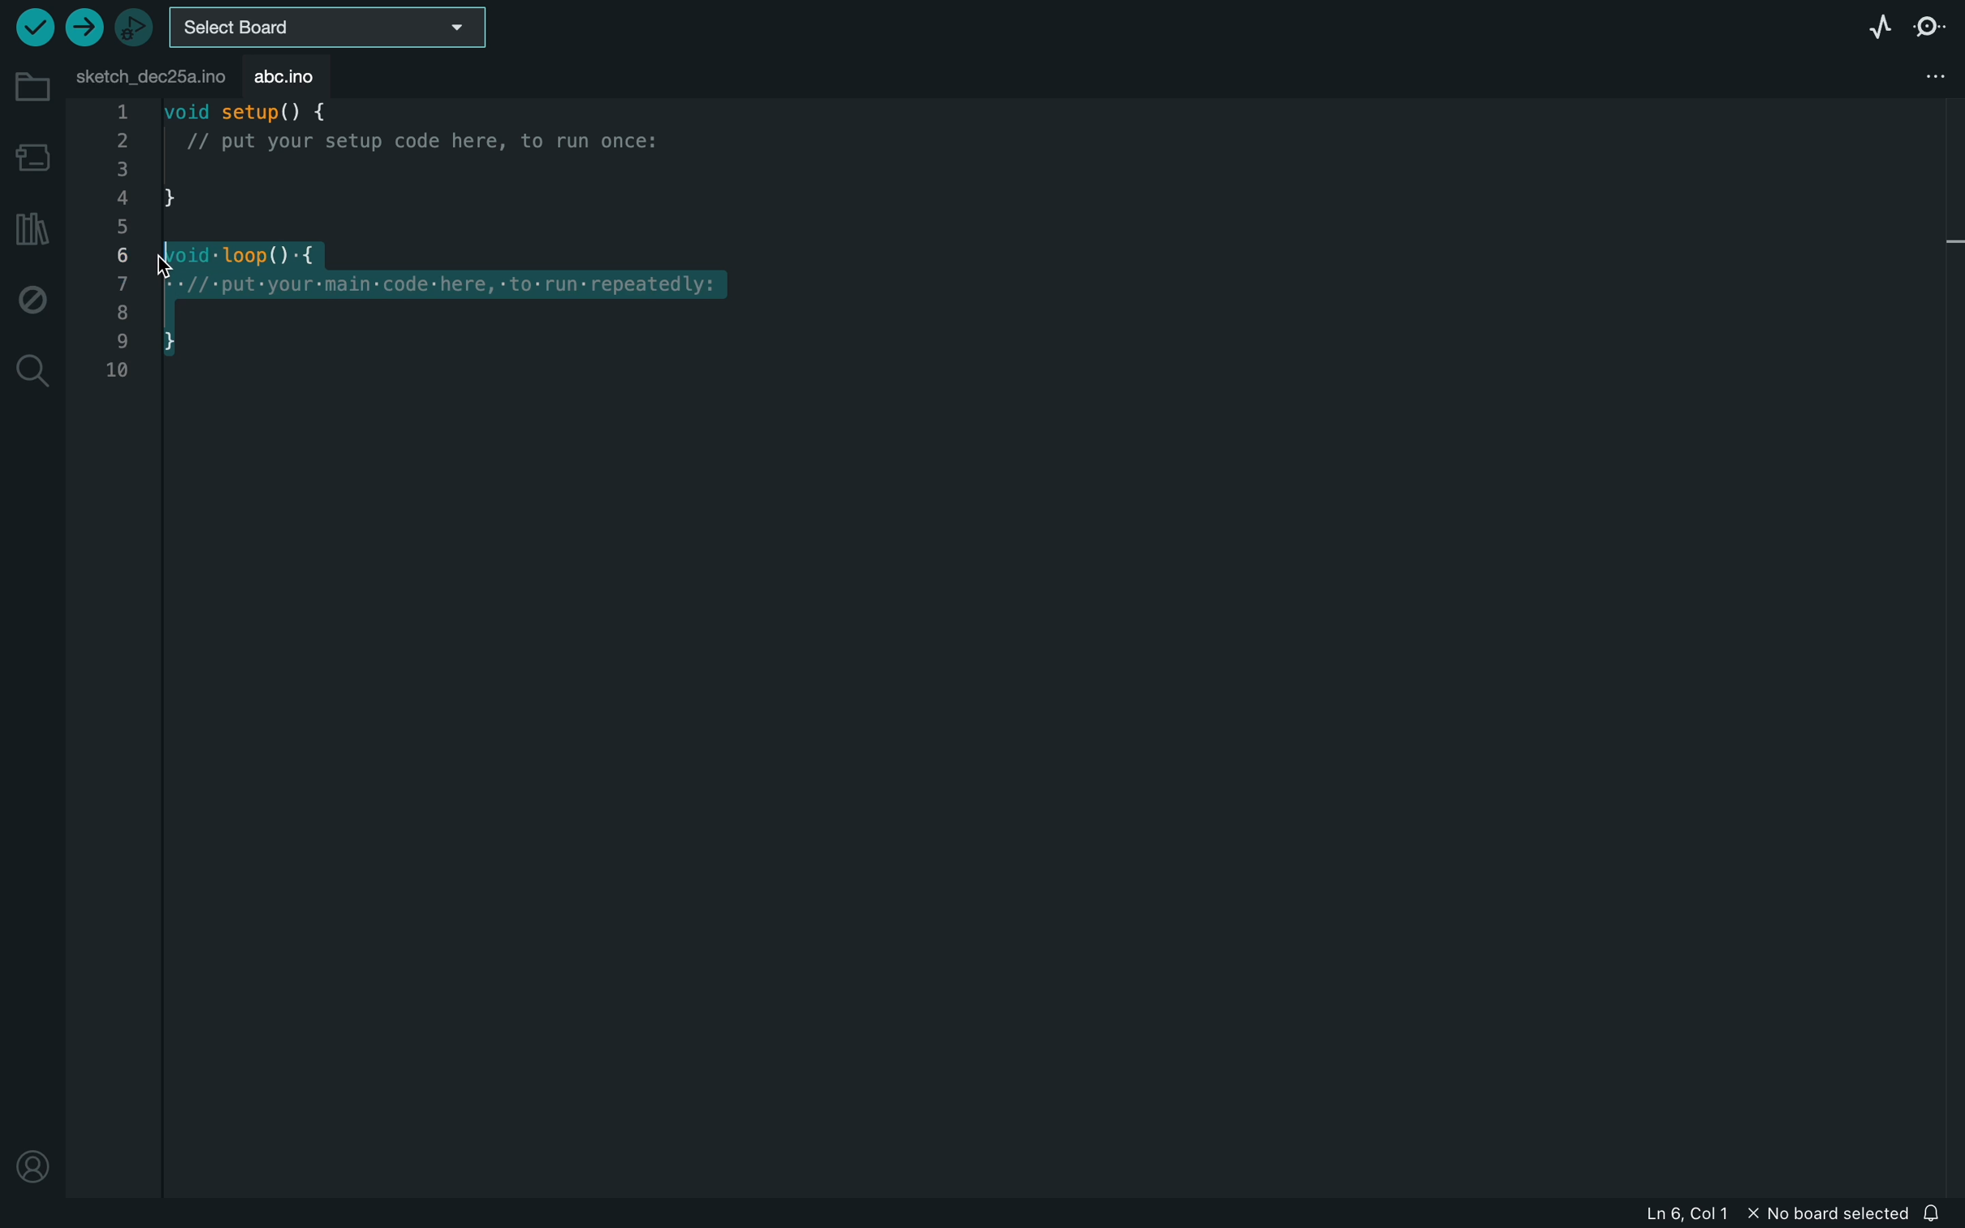  What do you see at coordinates (28, 86) in the screenshot?
I see `folder` at bounding box center [28, 86].